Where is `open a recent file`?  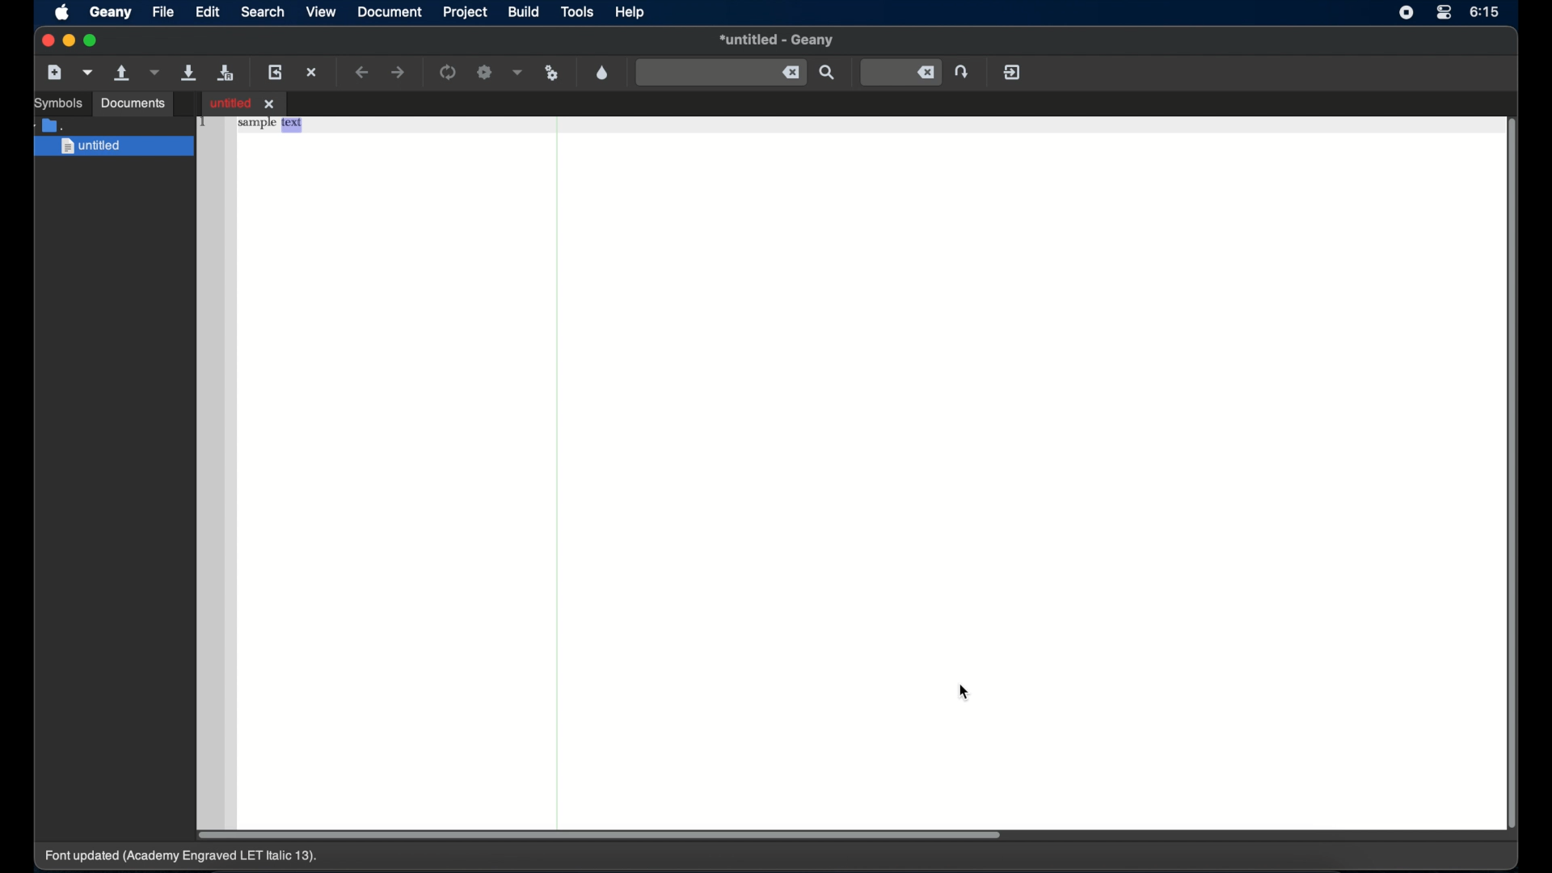
open a recent file is located at coordinates (156, 72).